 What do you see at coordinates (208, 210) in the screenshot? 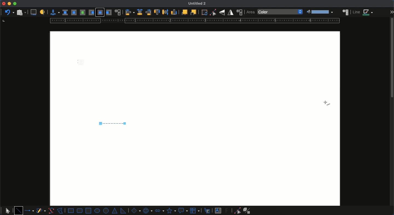
I see `callouts` at bounding box center [208, 210].